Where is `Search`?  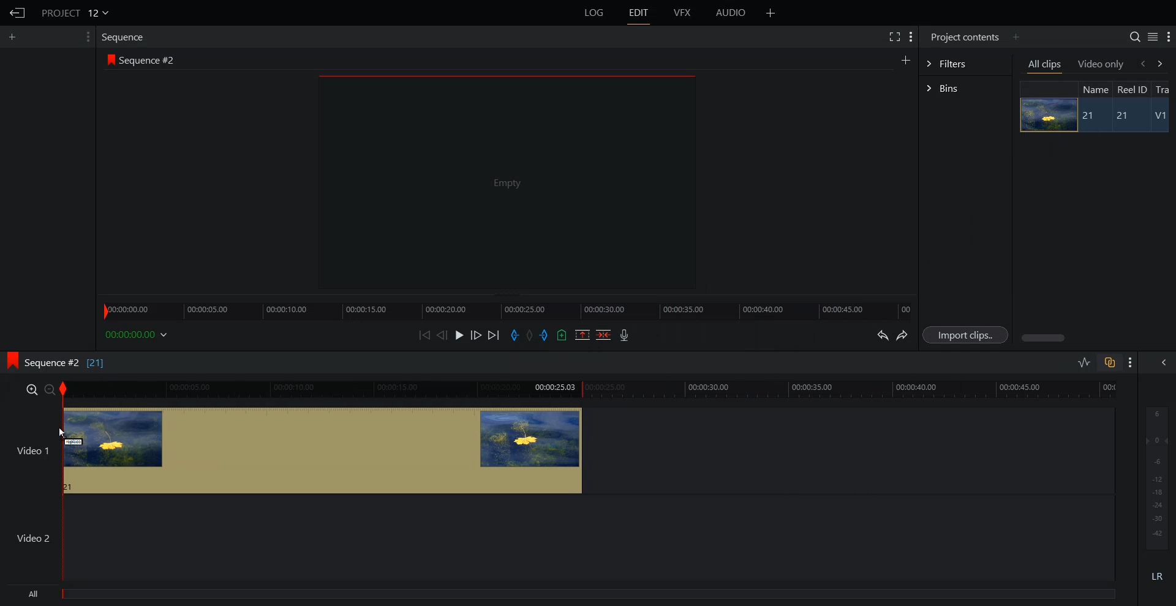
Search is located at coordinates (1134, 37).